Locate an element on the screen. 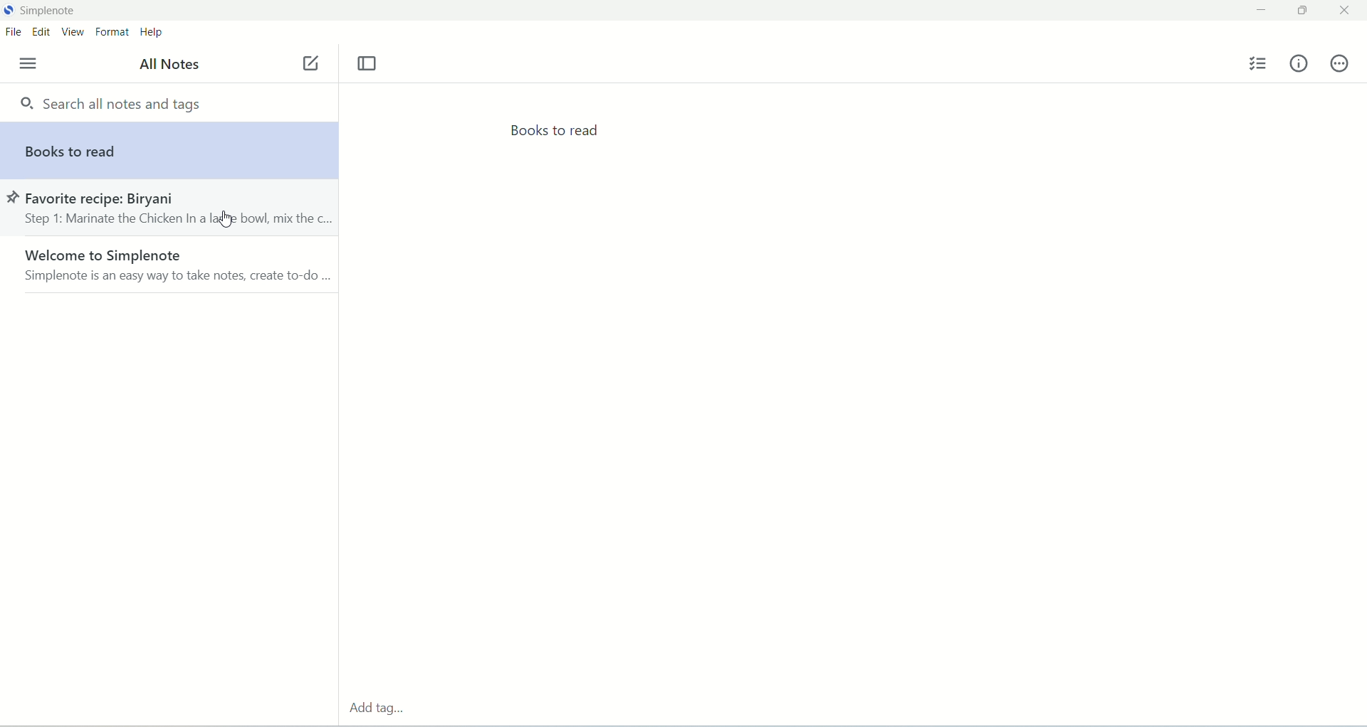 The height and width of the screenshot is (727, 1367). help is located at coordinates (153, 33).